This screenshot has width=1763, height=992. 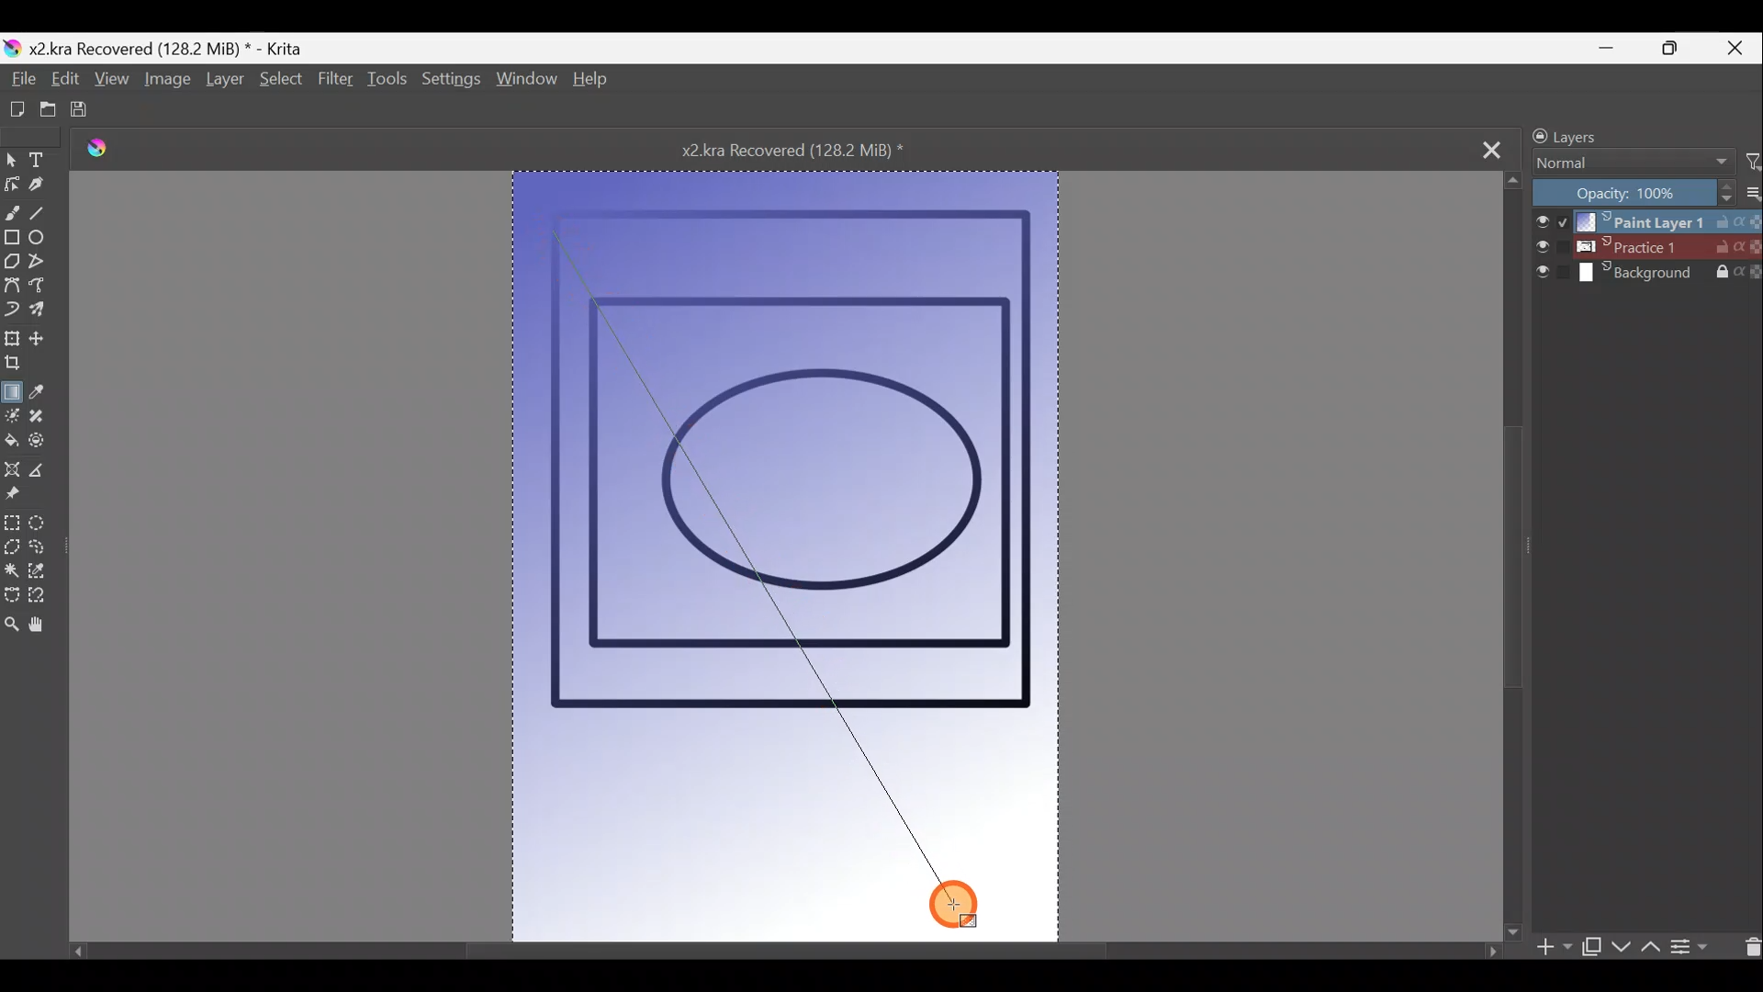 What do you see at coordinates (17, 366) in the screenshot?
I see `Crop the image to an area` at bounding box center [17, 366].